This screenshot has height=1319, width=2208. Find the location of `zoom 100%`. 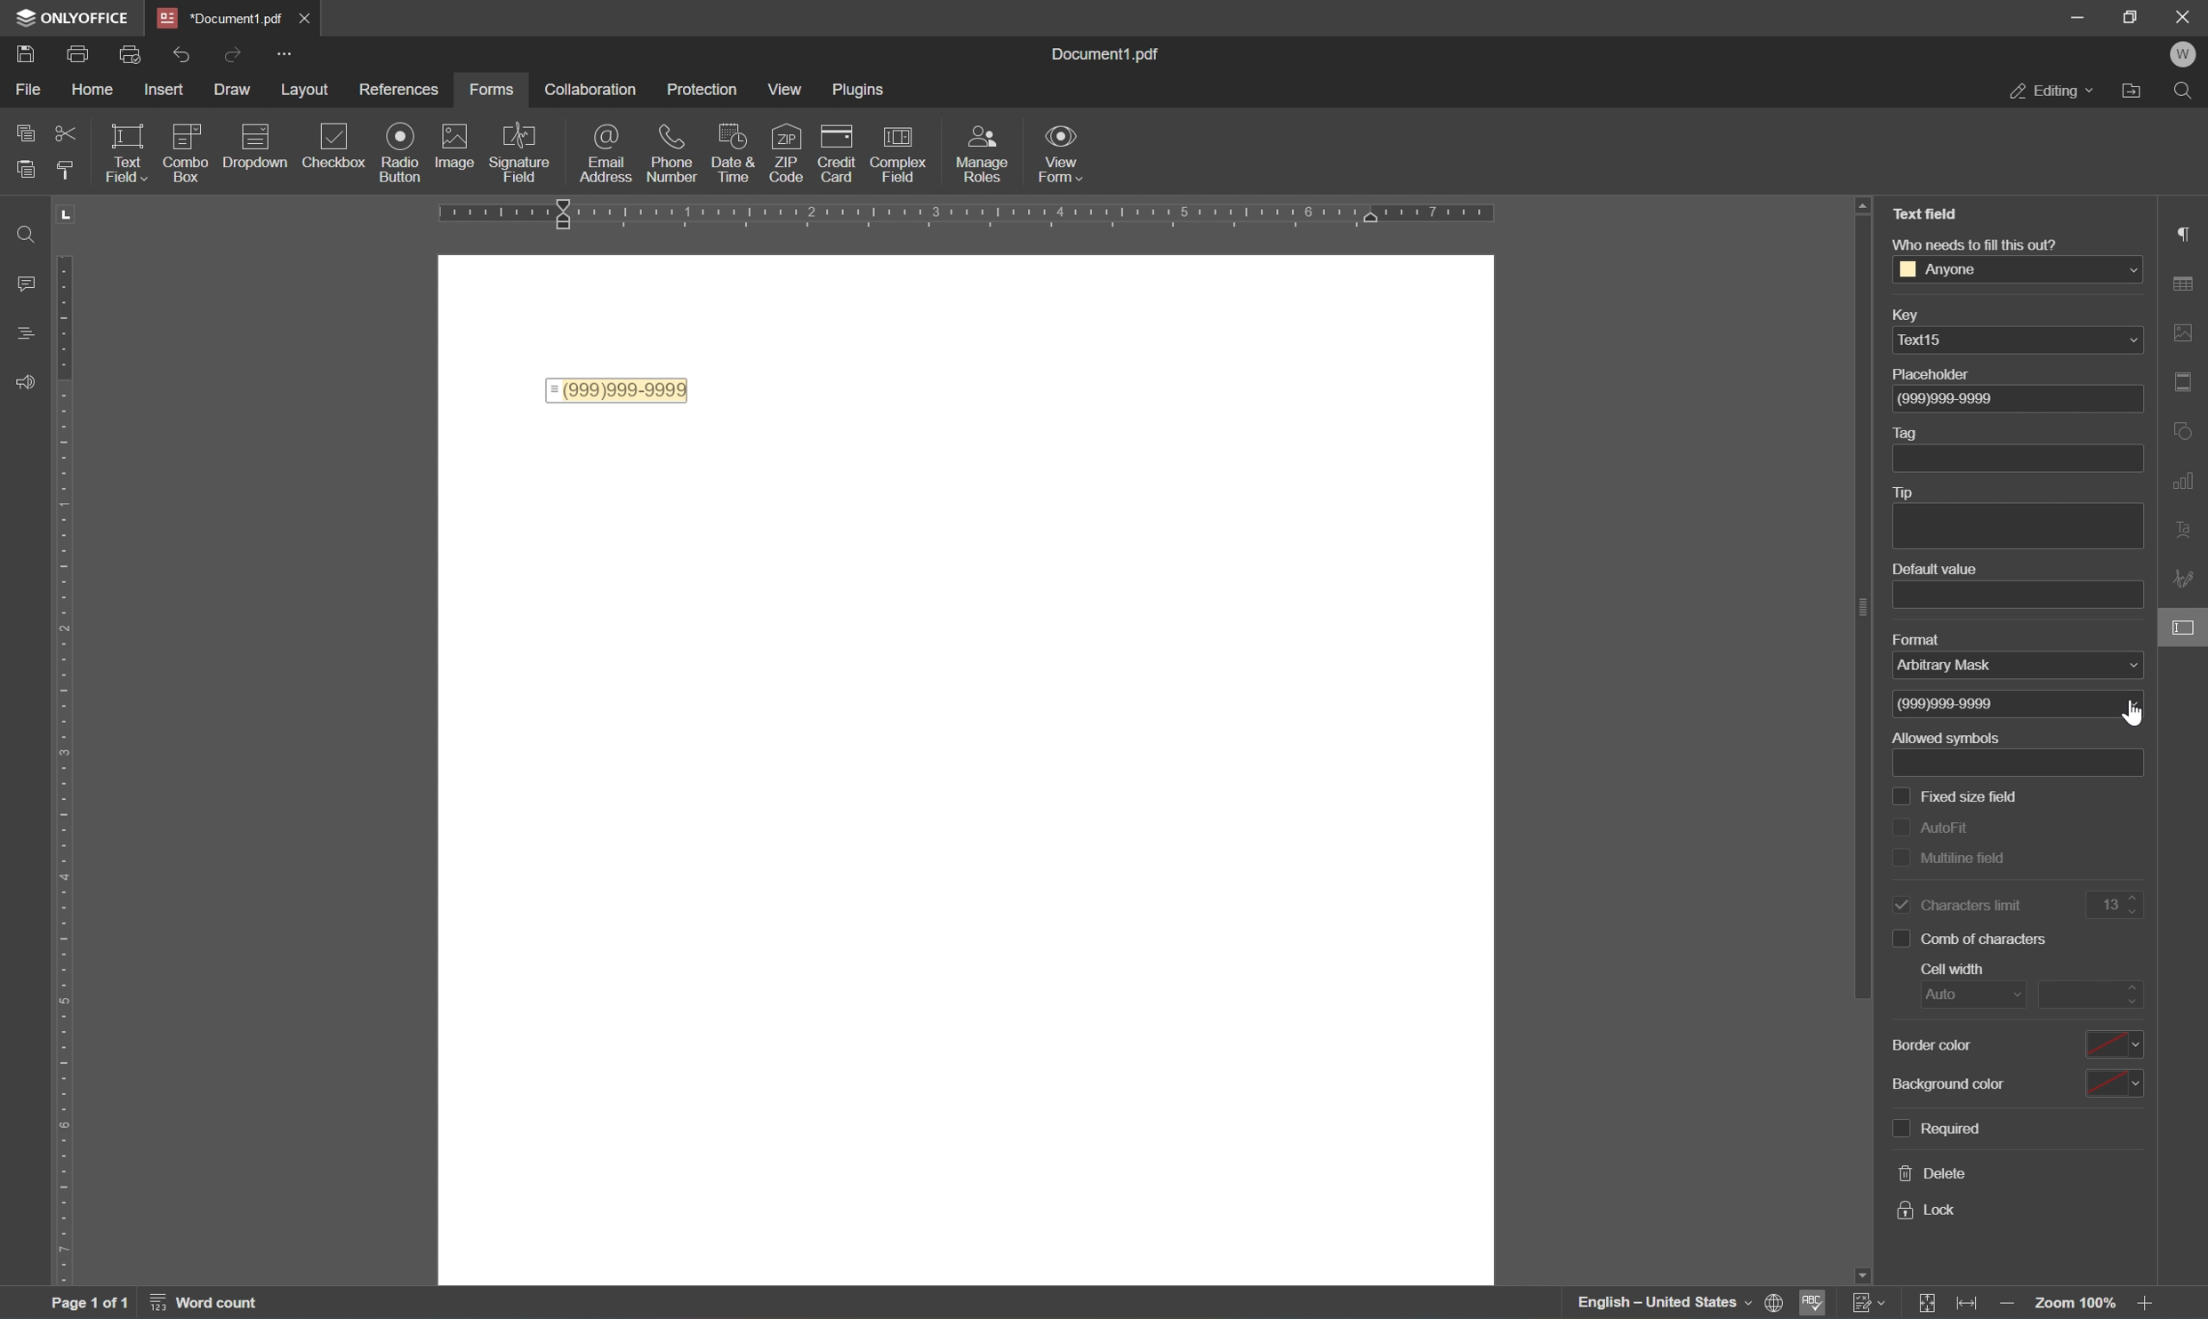

zoom 100% is located at coordinates (2077, 1307).